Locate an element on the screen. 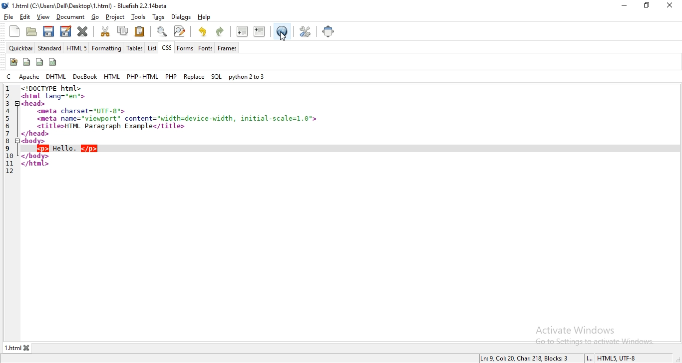  </body> is located at coordinates (35, 156).